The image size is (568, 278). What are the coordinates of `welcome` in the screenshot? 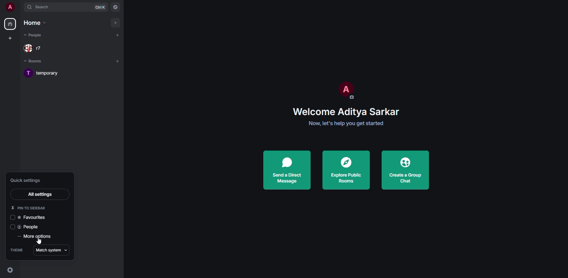 It's located at (348, 112).